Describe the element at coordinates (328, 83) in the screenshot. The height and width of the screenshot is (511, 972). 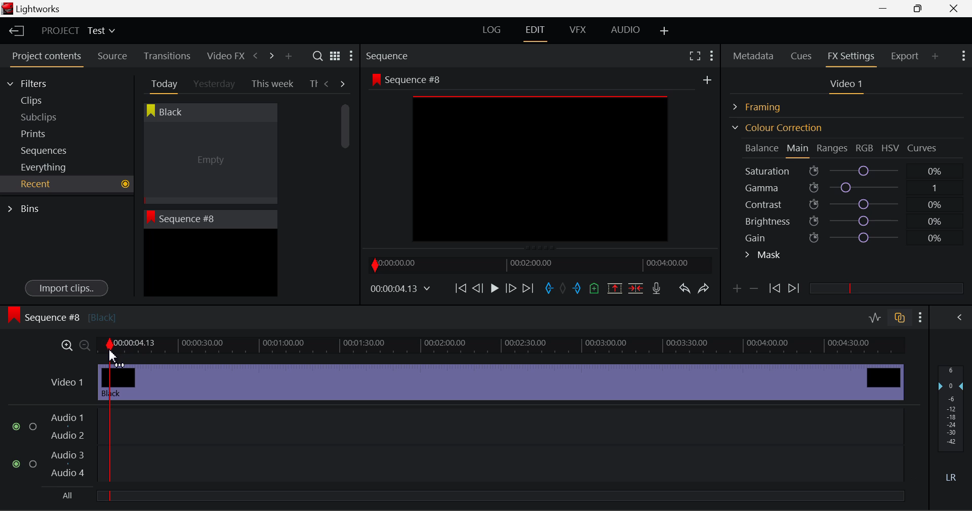
I see `Previous Tab` at that location.